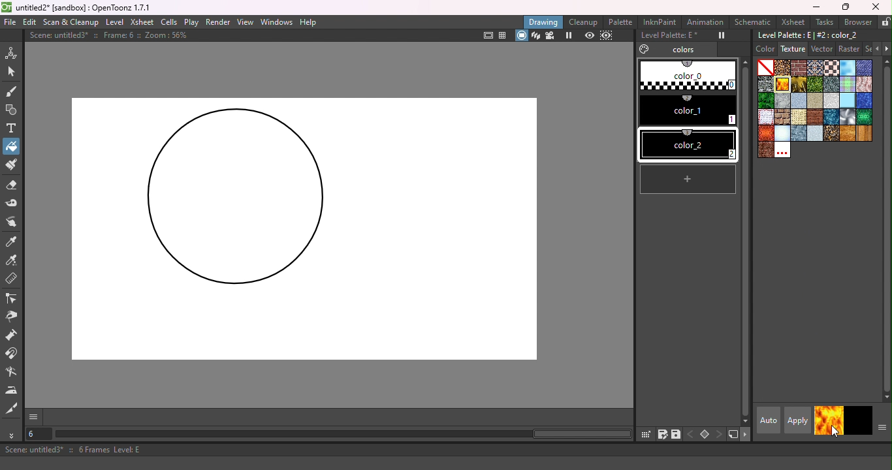  What do you see at coordinates (783, 117) in the screenshot?
I see `roughbrickwork.bmp` at bounding box center [783, 117].